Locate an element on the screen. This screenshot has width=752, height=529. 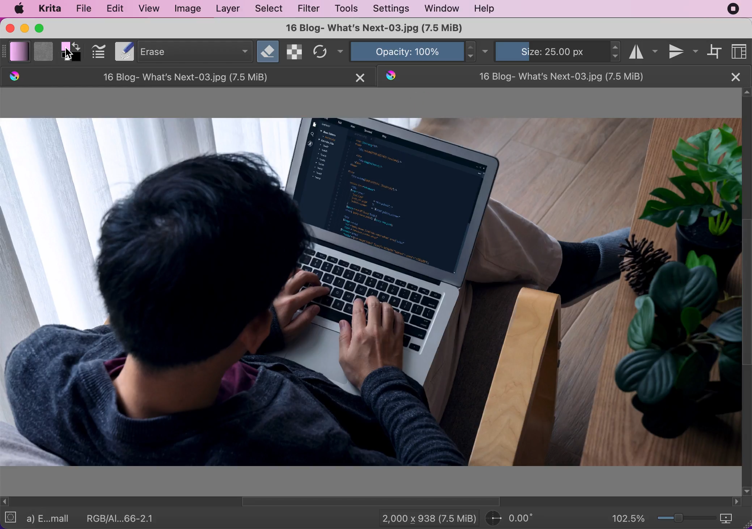
close is located at coordinates (360, 78).